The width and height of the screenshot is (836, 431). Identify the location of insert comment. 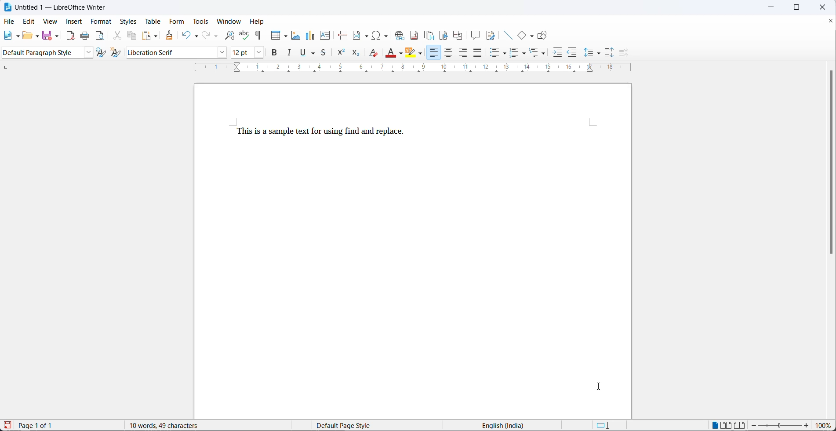
(476, 35).